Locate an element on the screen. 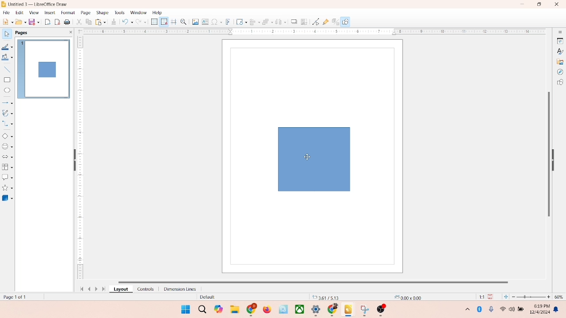  hide is located at coordinates (555, 159).